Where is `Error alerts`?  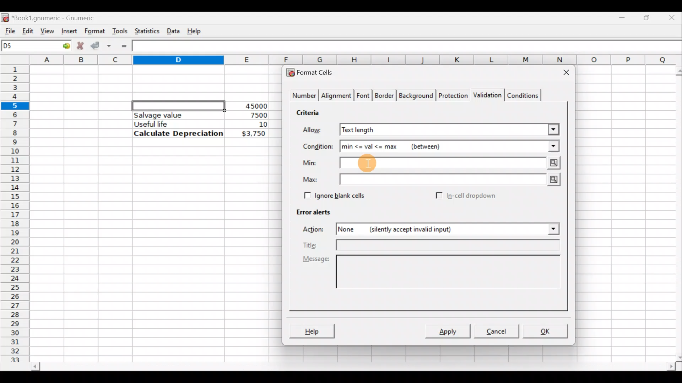
Error alerts is located at coordinates (310, 211).